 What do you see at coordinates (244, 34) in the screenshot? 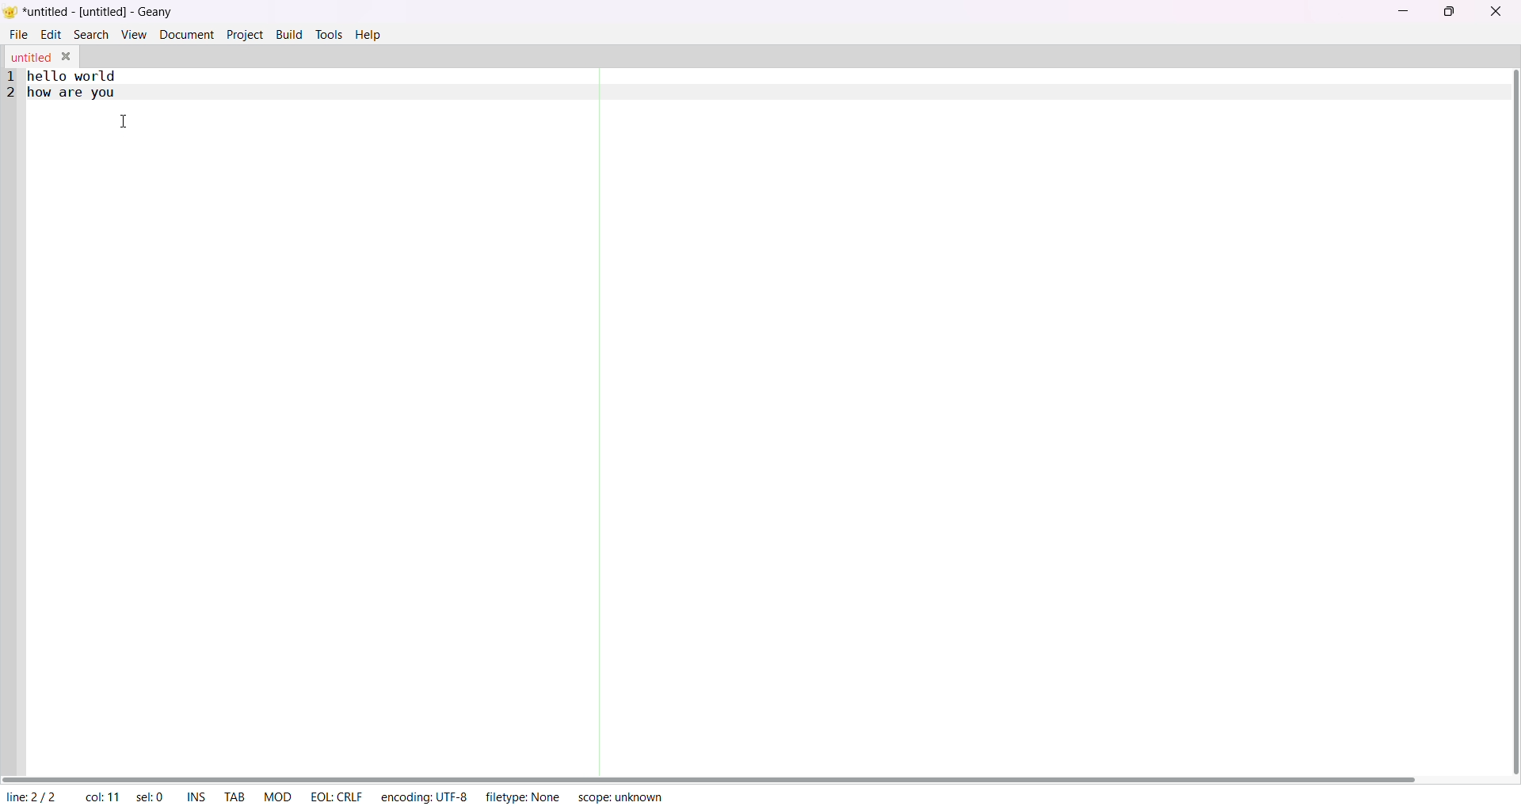
I see `project` at bounding box center [244, 34].